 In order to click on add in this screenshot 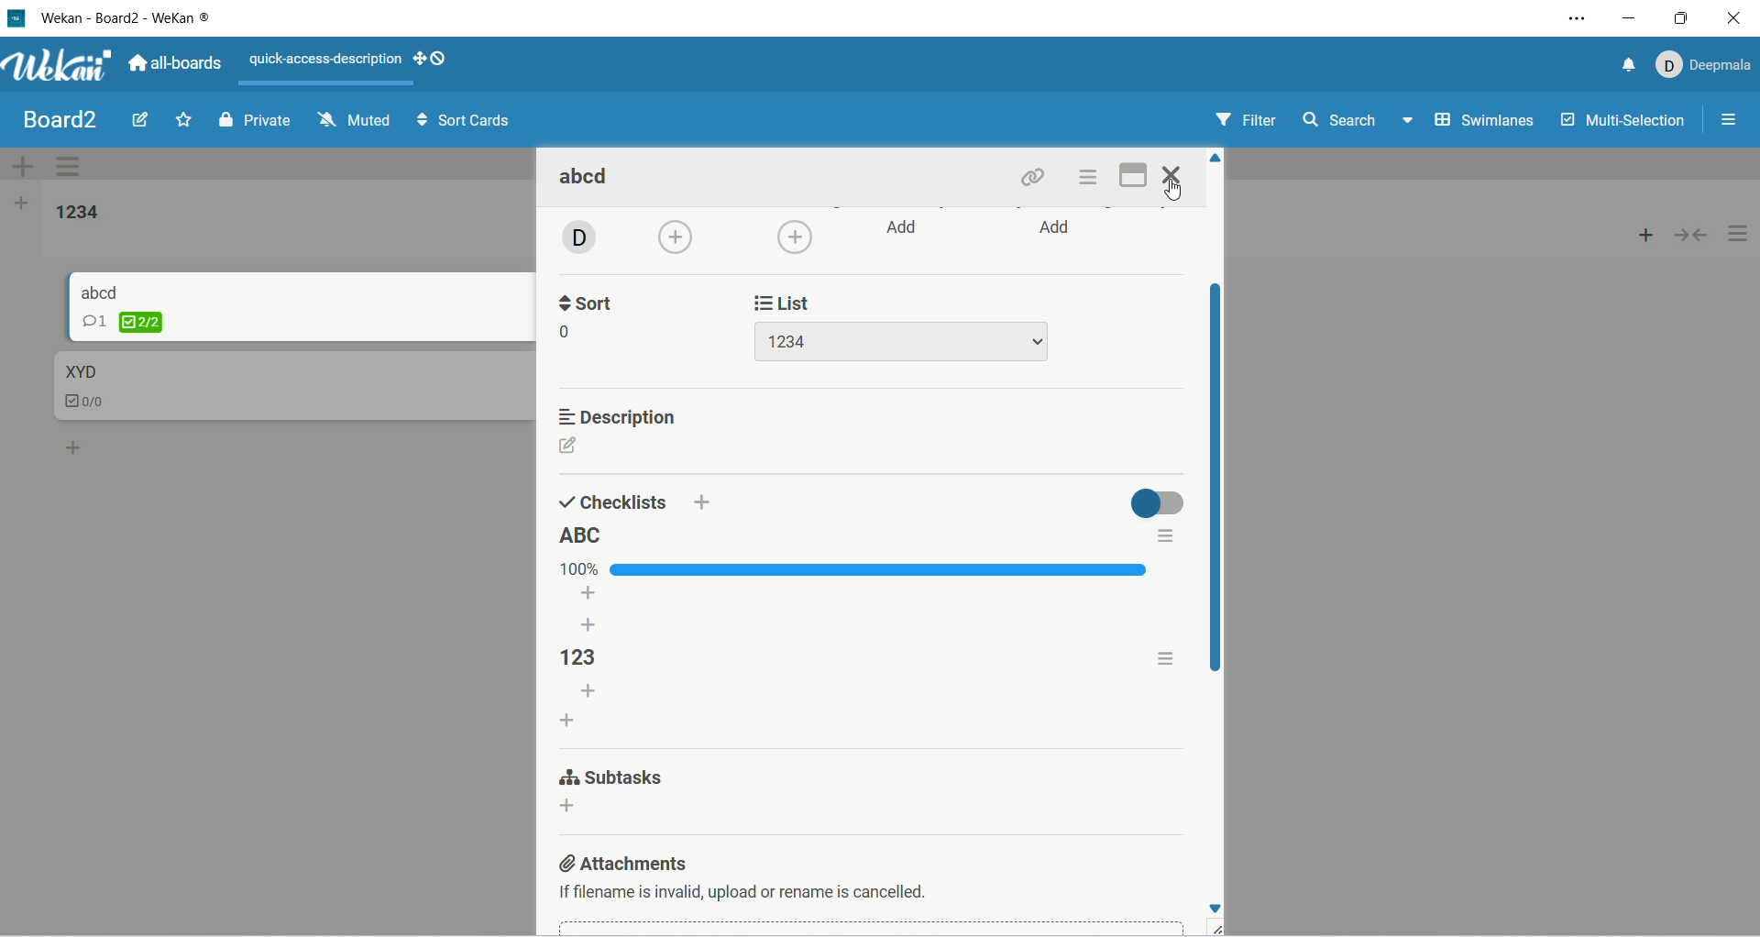, I will do `click(1058, 229)`.